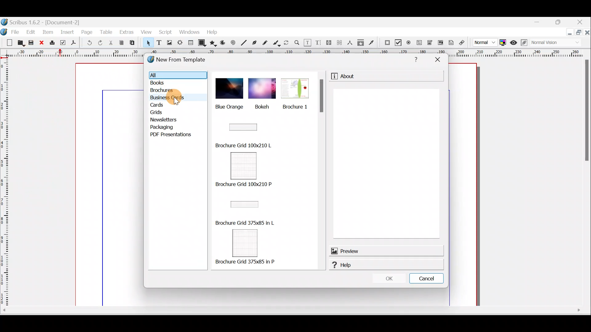 This screenshot has width=591, height=332. What do you see at coordinates (372, 42) in the screenshot?
I see `Eye dropper` at bounding box center [372, 42].